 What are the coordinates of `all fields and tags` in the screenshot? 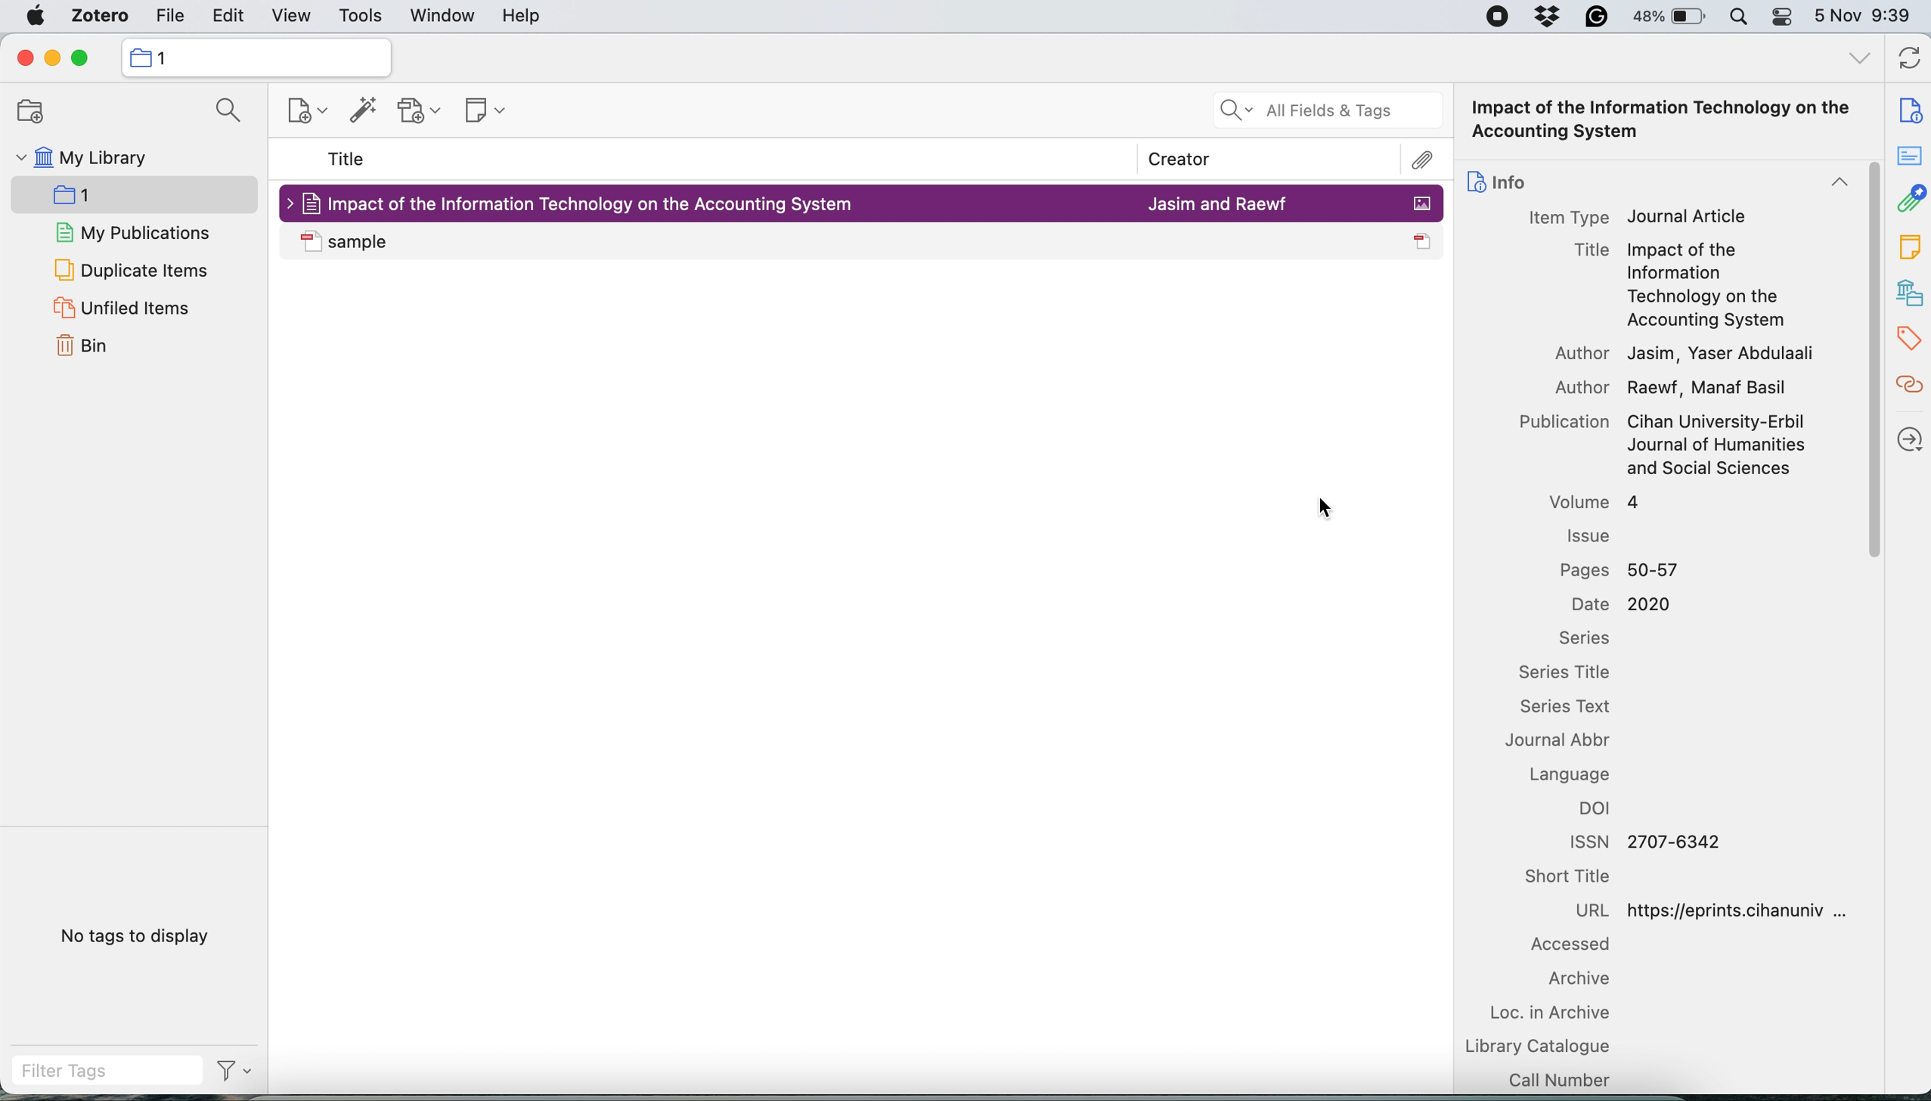 It's located at (1328, 110).